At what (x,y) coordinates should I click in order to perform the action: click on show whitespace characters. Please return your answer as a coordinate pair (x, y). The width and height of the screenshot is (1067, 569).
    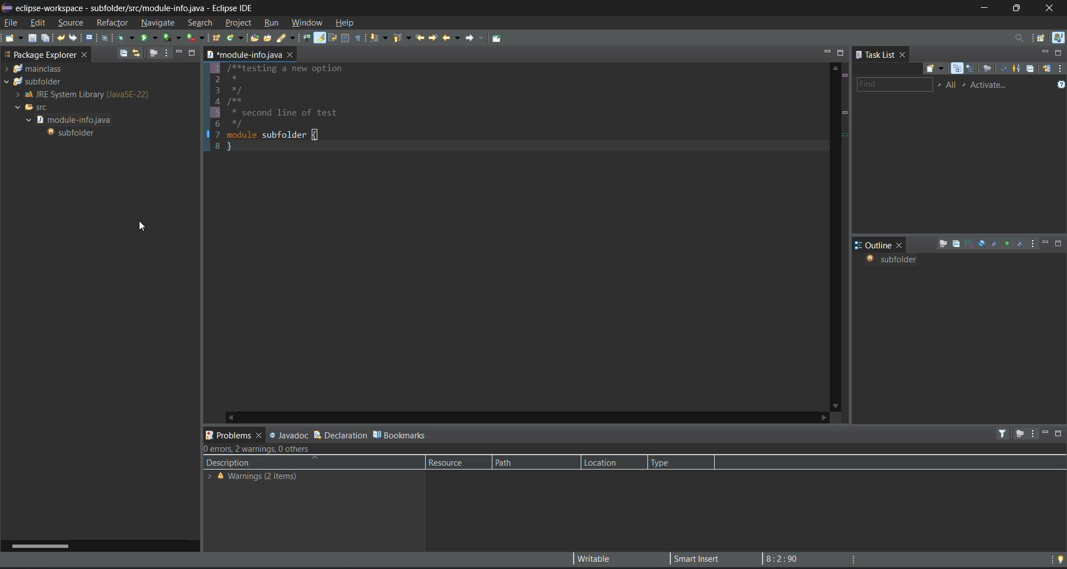
    Looking at the image, I should click on (359, 38).